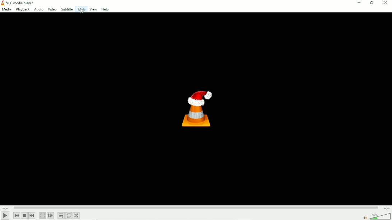  I want to click on Logo, so click(196, 108).